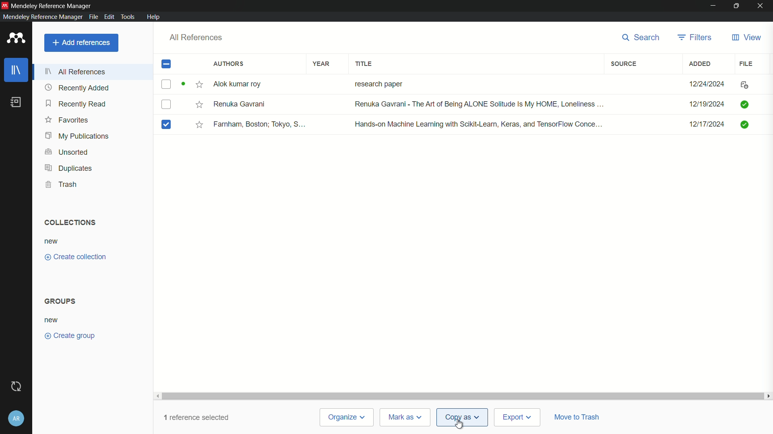  I want to click on cursor, so click(457, 424).